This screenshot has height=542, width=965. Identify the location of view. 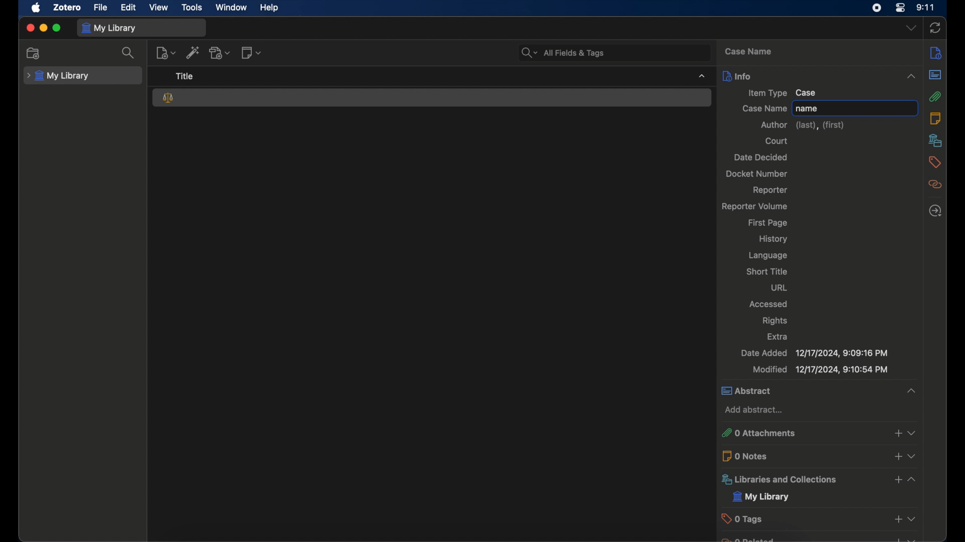
(159, 8).